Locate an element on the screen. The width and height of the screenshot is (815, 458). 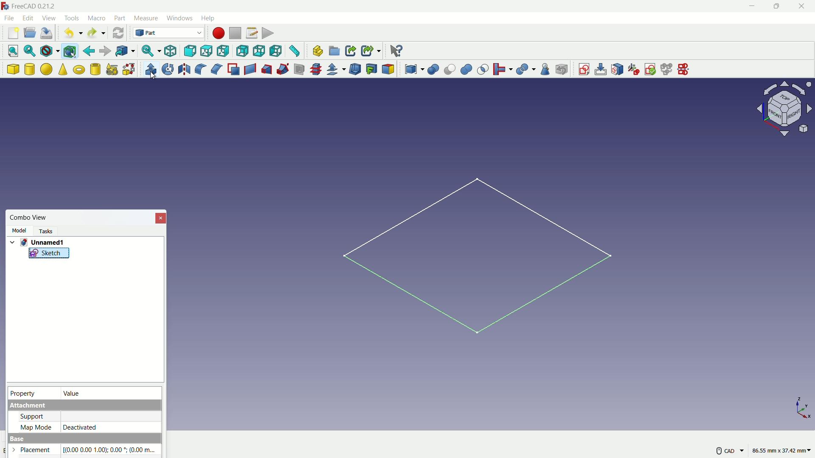
execute macro is located at coordinates (267, 32).